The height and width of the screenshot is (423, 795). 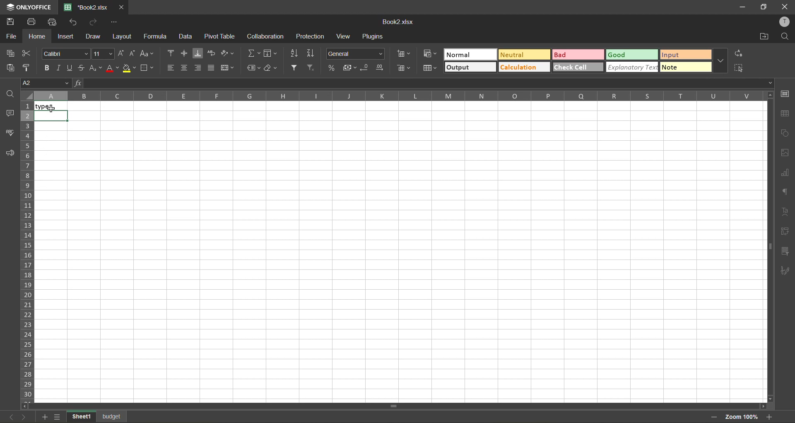 I want to click on paragraph, so click(x=787, y=192).